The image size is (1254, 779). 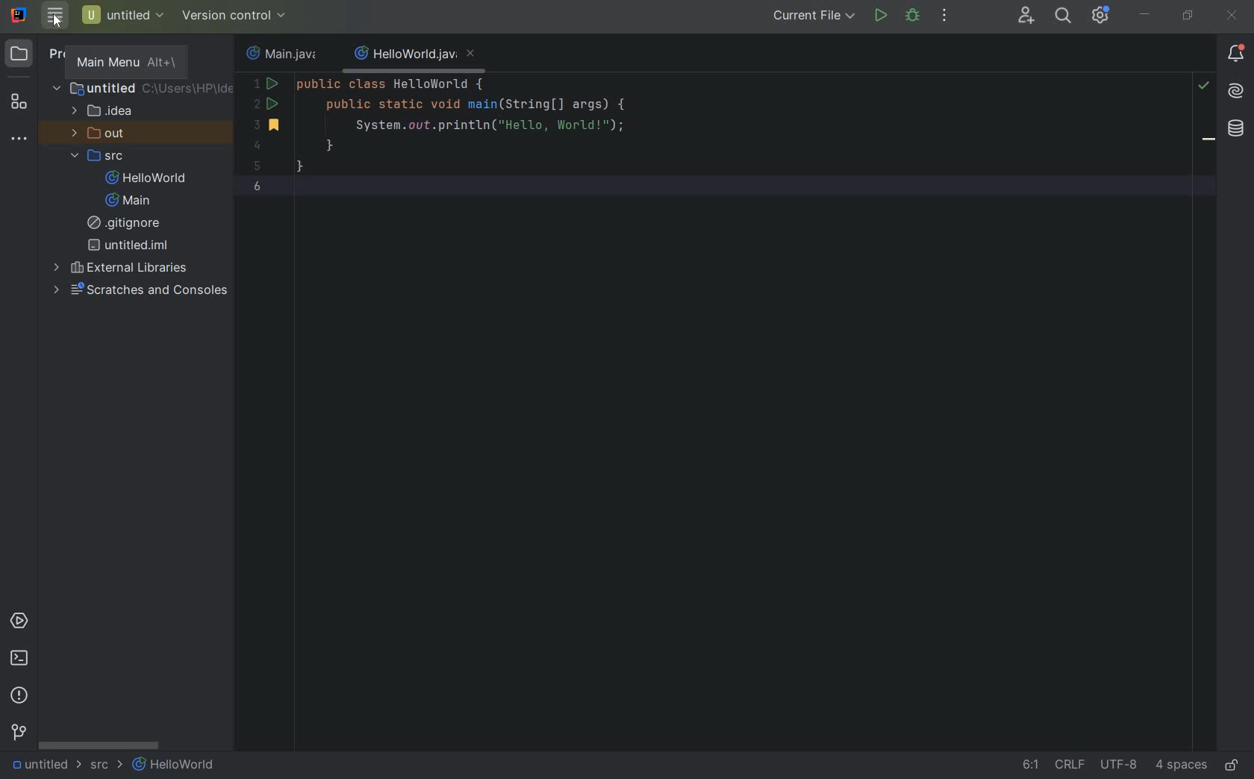 I want to click on line separator, so click(x=1070, y=766).